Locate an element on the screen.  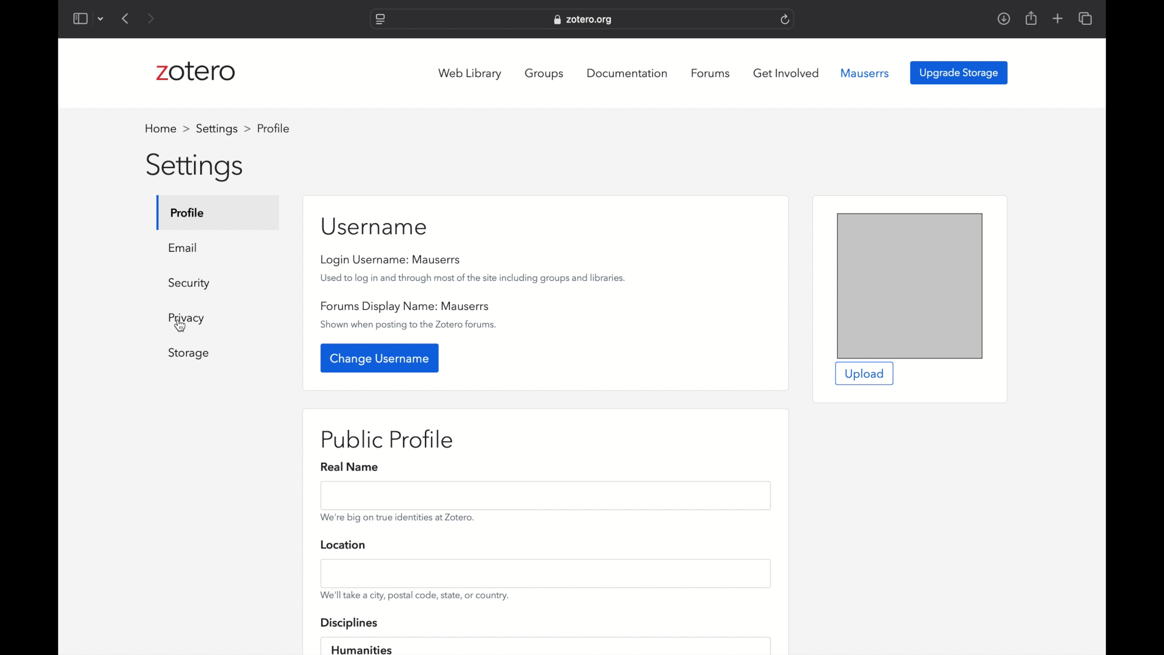
settings is located at coordinates (224, 129).